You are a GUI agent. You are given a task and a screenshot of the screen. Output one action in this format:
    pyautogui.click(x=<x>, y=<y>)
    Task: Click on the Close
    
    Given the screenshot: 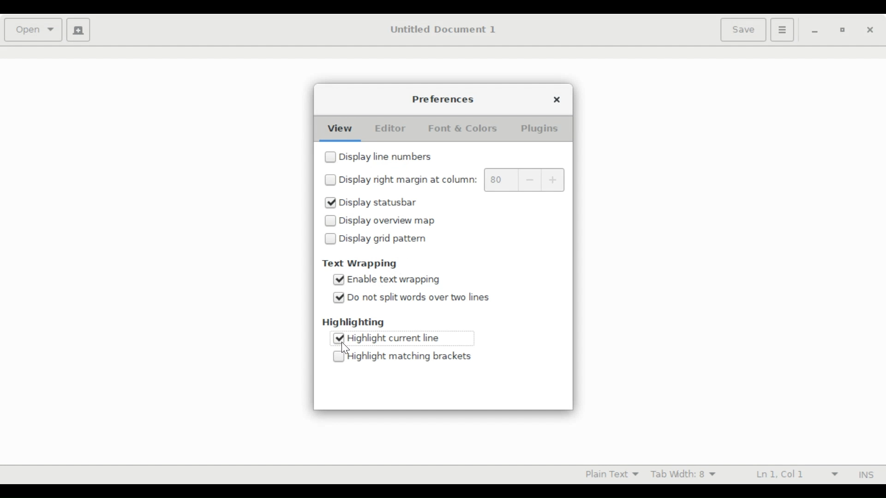 What is the action you would take?
    pyautogui.click(x=558, y=101)
    